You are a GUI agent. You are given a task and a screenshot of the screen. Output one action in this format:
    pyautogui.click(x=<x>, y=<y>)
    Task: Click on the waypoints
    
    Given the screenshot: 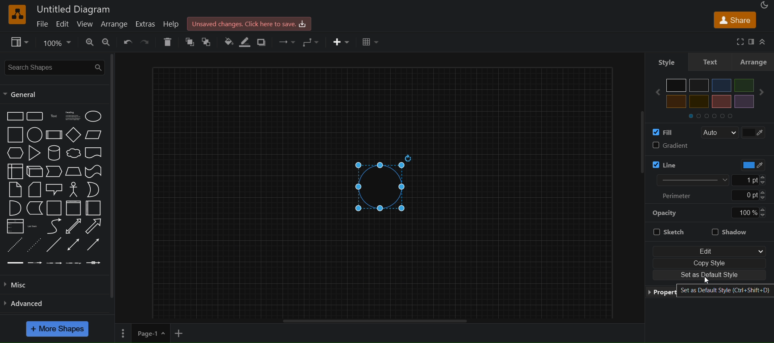 What is the action you would take?
    pyautogui.click(x=311, y=42)
    